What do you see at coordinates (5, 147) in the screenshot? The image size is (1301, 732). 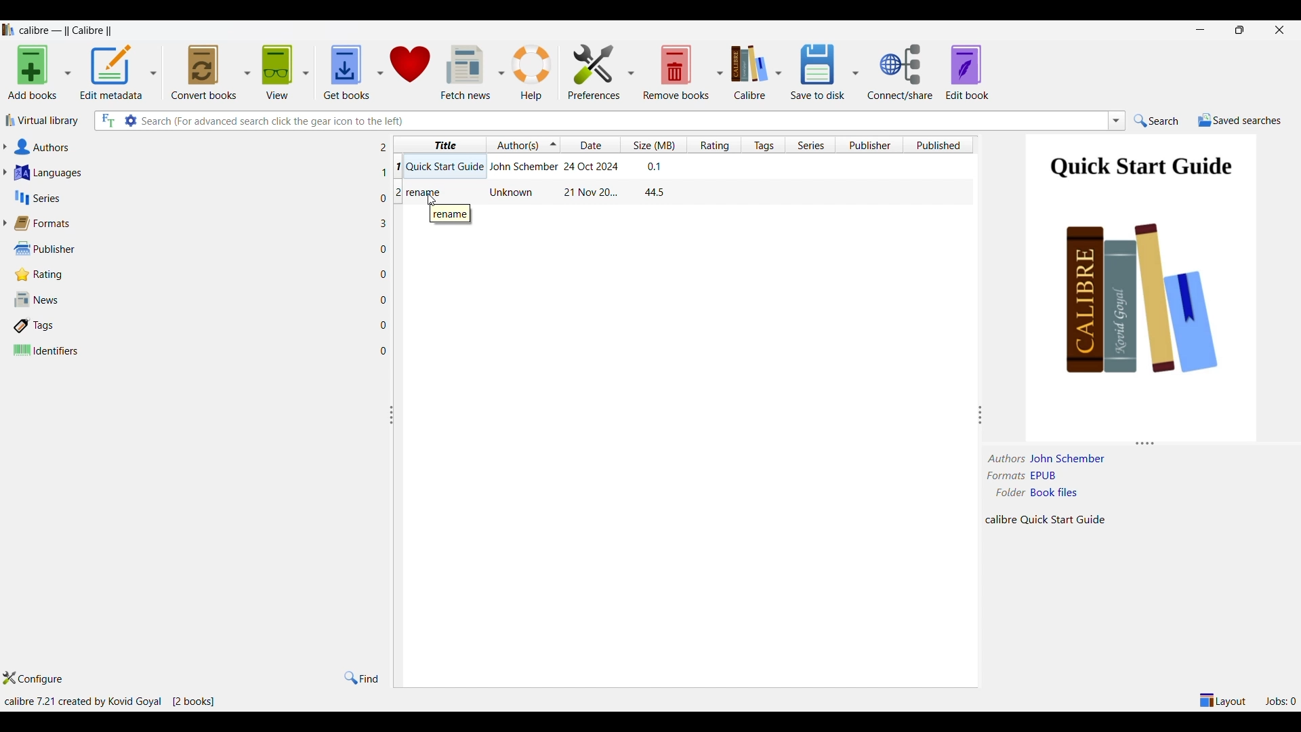 I see `Expand authors` at bounding box center [5, 147].